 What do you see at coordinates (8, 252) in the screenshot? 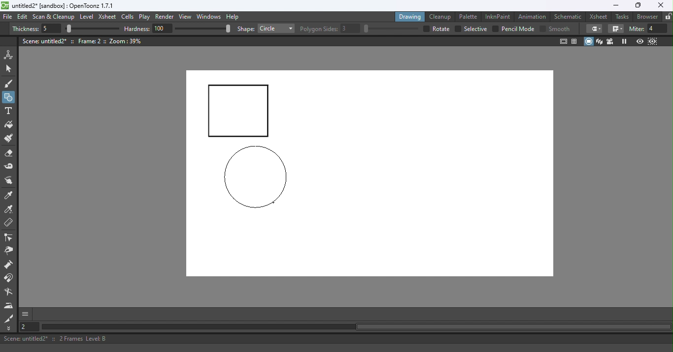
I see `Pinch tool` at bounding box center [8, 252].